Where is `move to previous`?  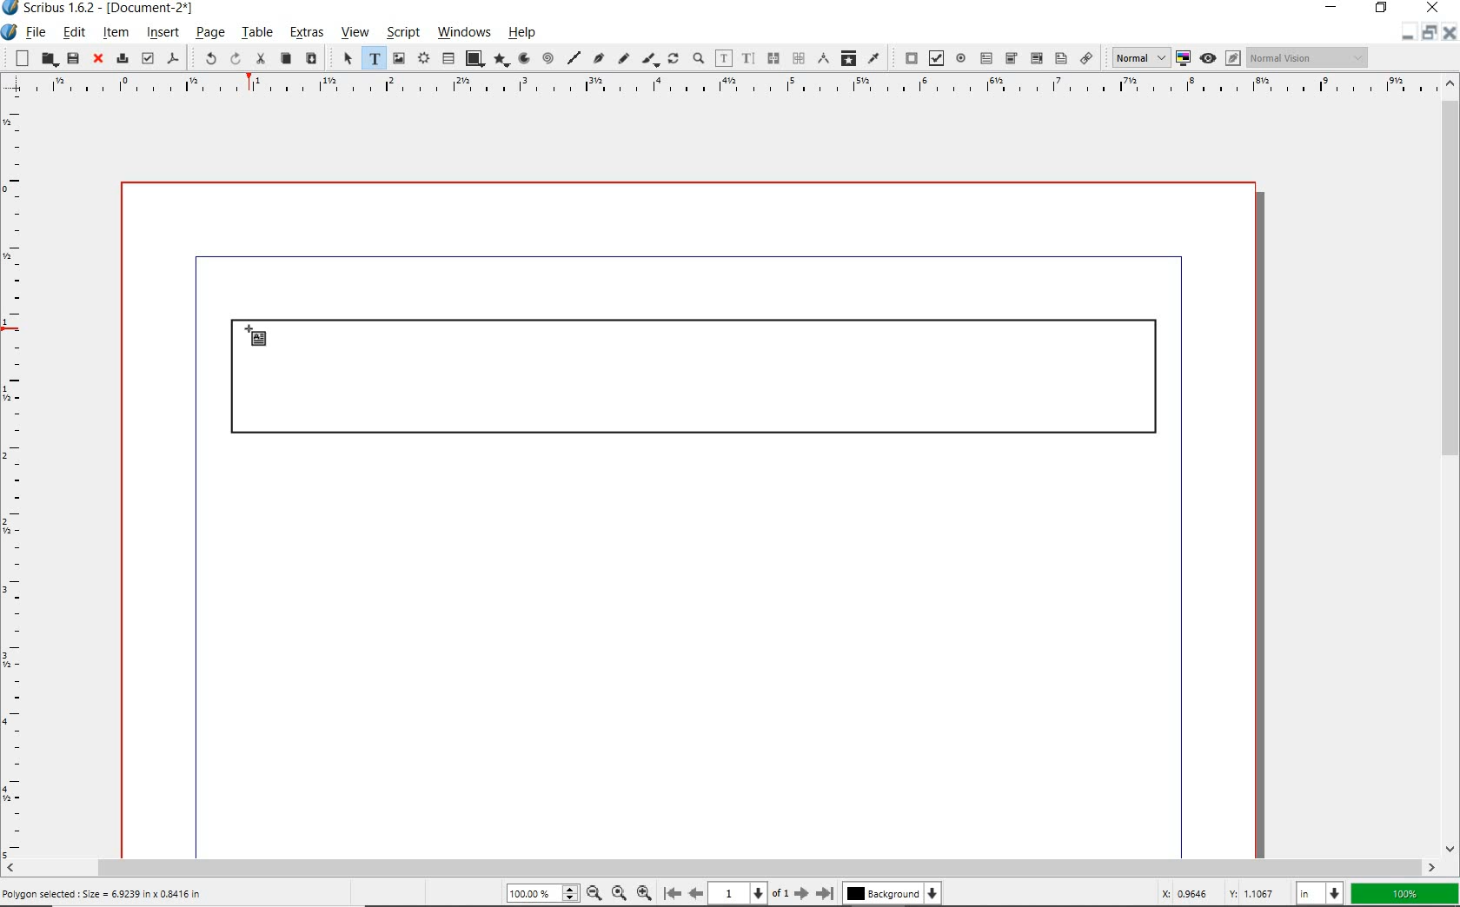
move to previous is located at coordinates (695, 891).